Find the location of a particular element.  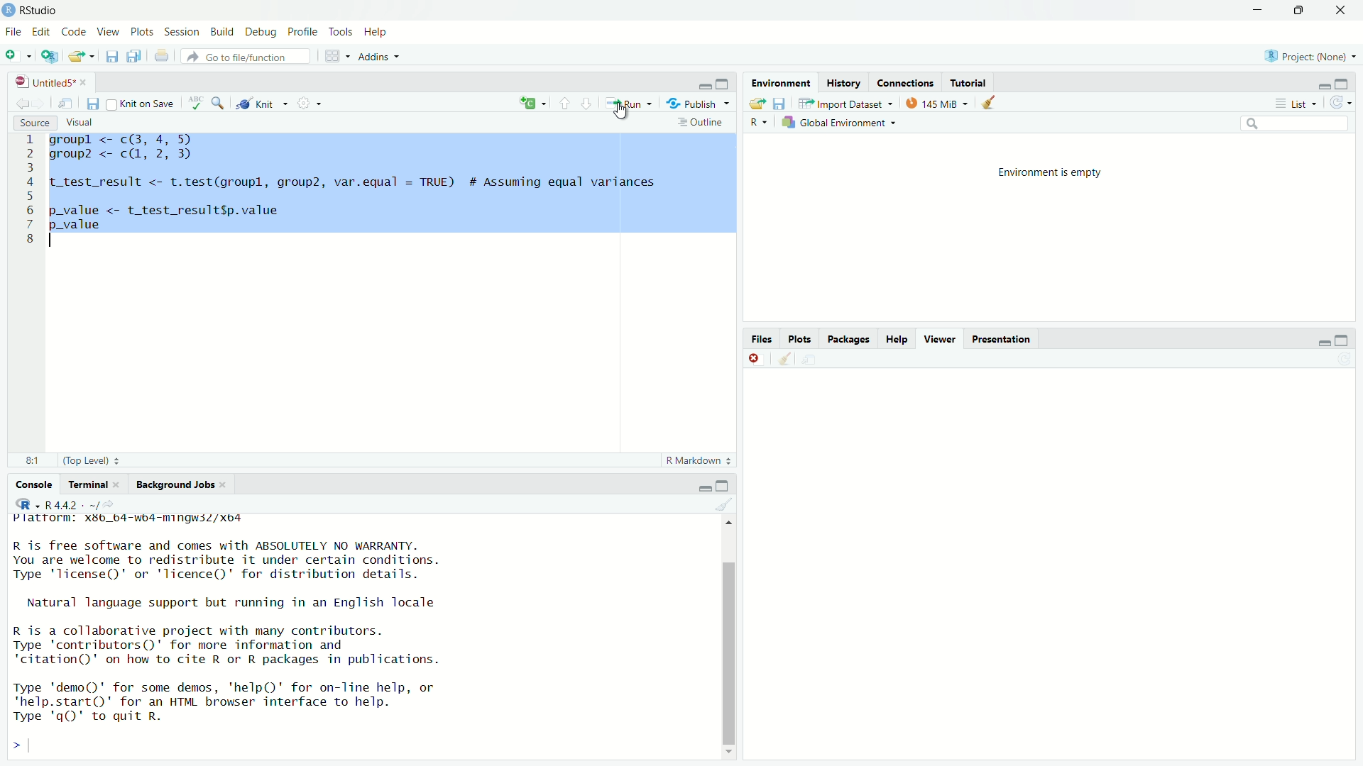

minimise is located at coordinates (1323, 82).